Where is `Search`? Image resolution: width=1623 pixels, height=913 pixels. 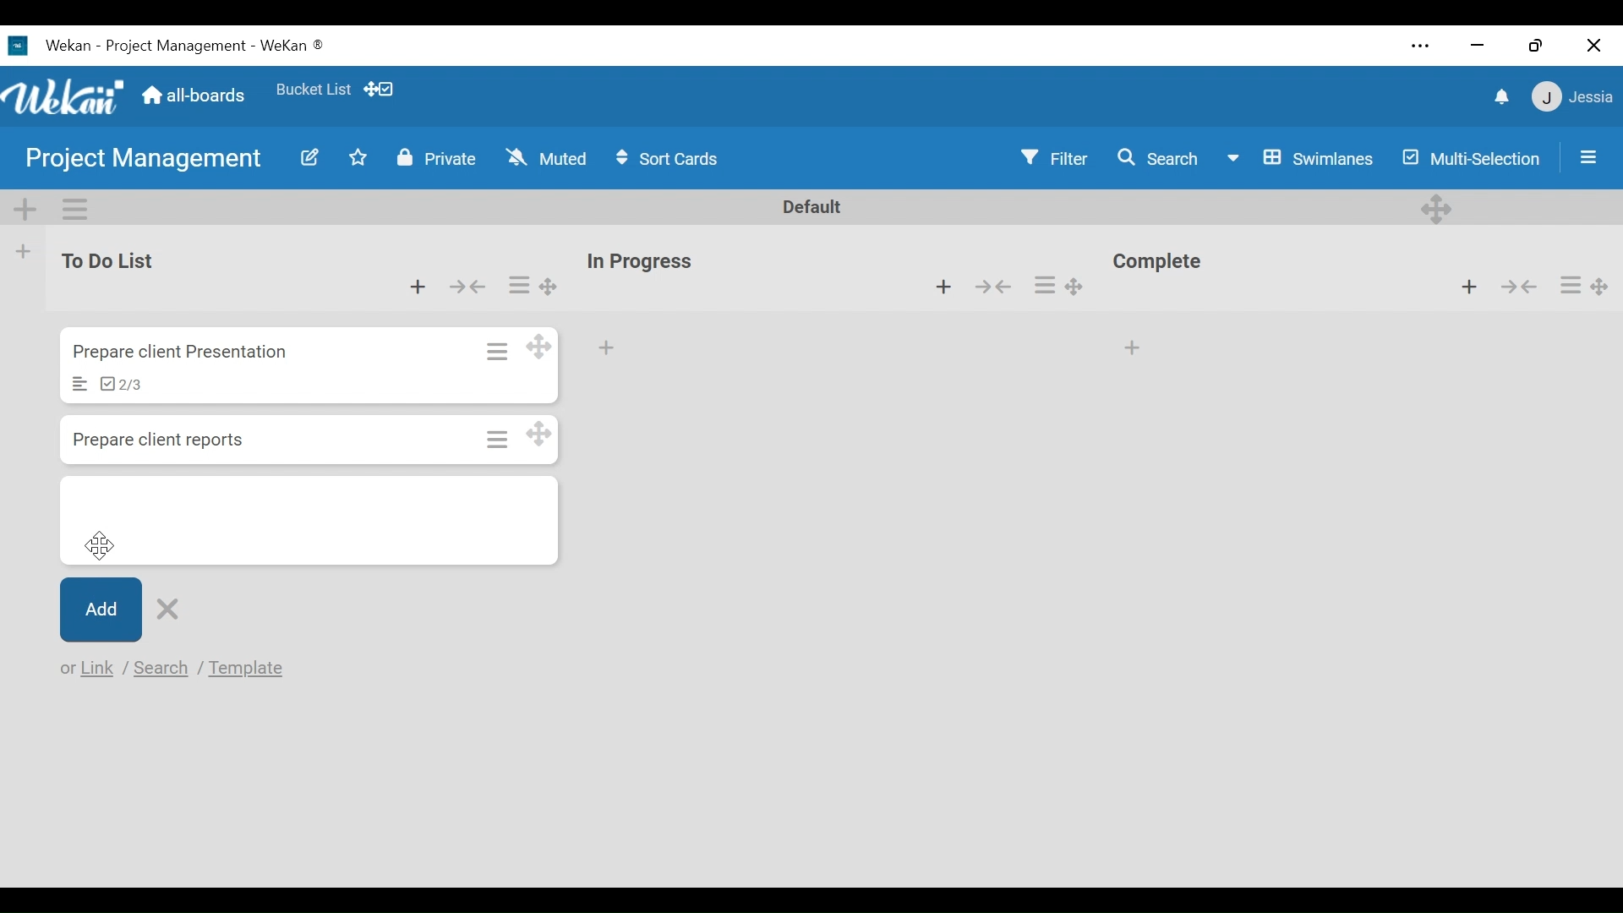 Search is located at coordinates (1155, 158).